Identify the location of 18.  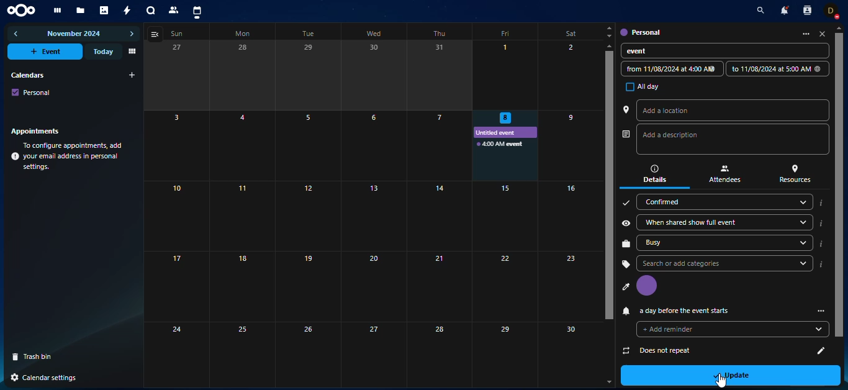
(240, 286).